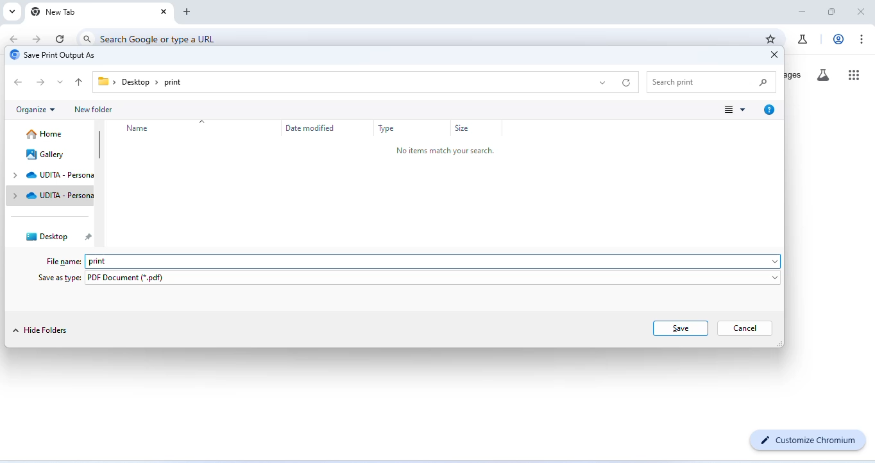 Image resolution: width=875 pixels, height=463 pixels. I want to click on customize and control chromium, so click(863, 39).